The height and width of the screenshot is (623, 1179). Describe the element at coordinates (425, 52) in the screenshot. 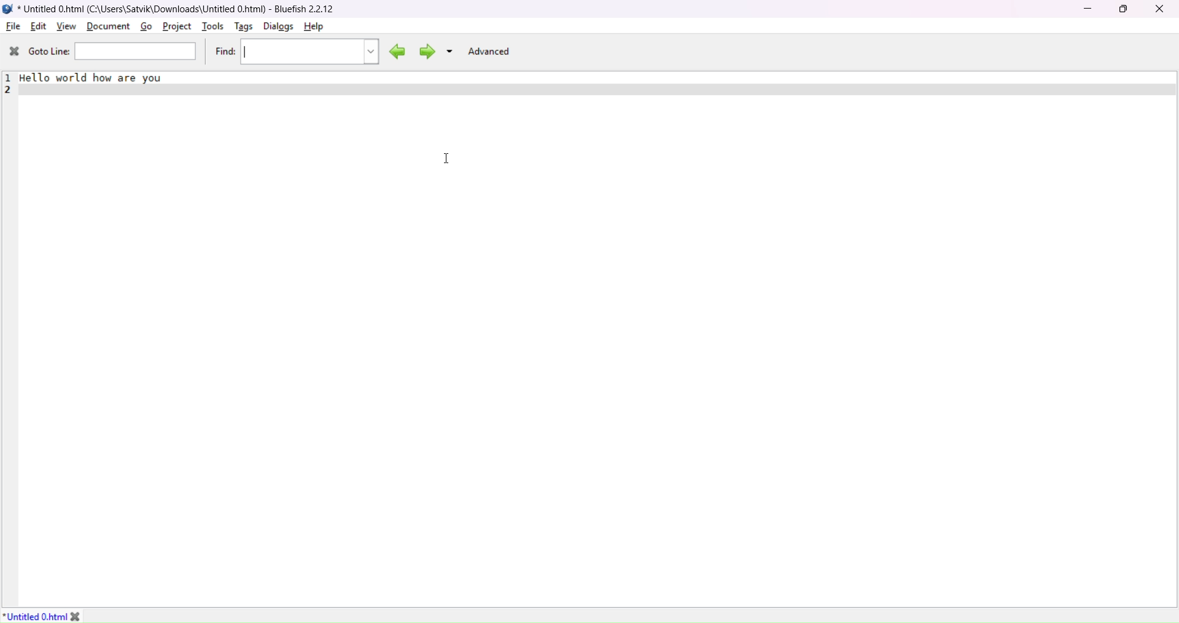

I see `next` at that location.